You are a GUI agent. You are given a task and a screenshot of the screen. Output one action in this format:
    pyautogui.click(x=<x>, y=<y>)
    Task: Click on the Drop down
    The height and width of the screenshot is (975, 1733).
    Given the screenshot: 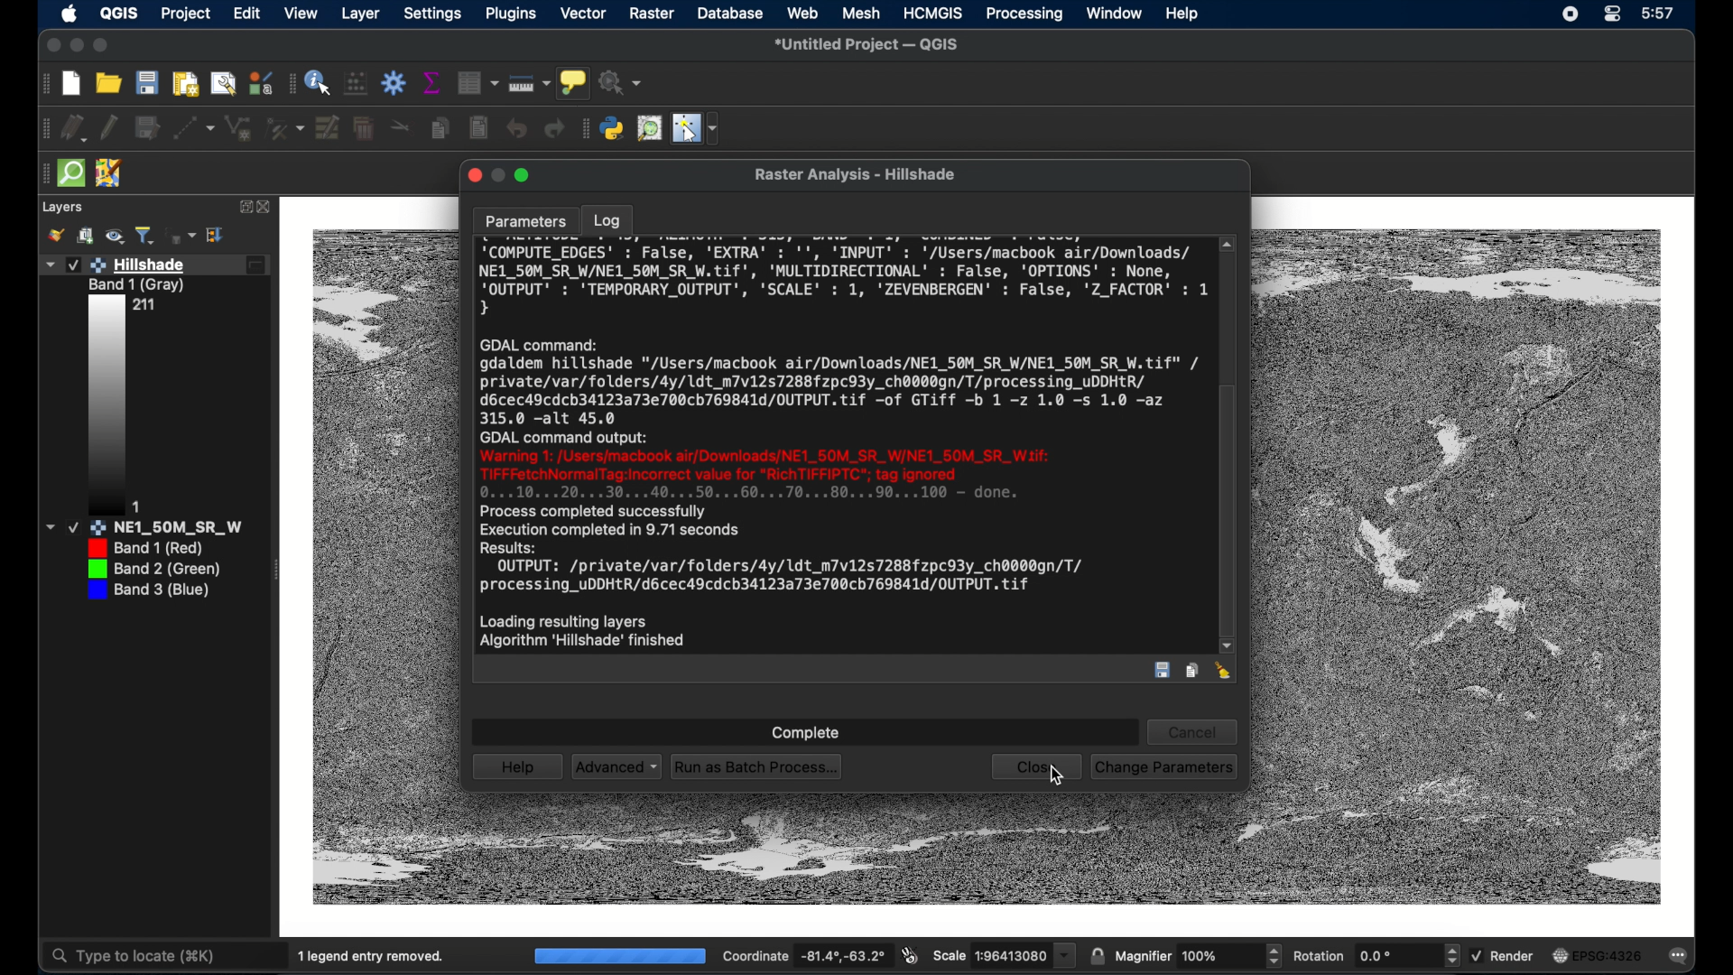 What is the action you would take?
    pyautogui.click(x=53, y=264)
    